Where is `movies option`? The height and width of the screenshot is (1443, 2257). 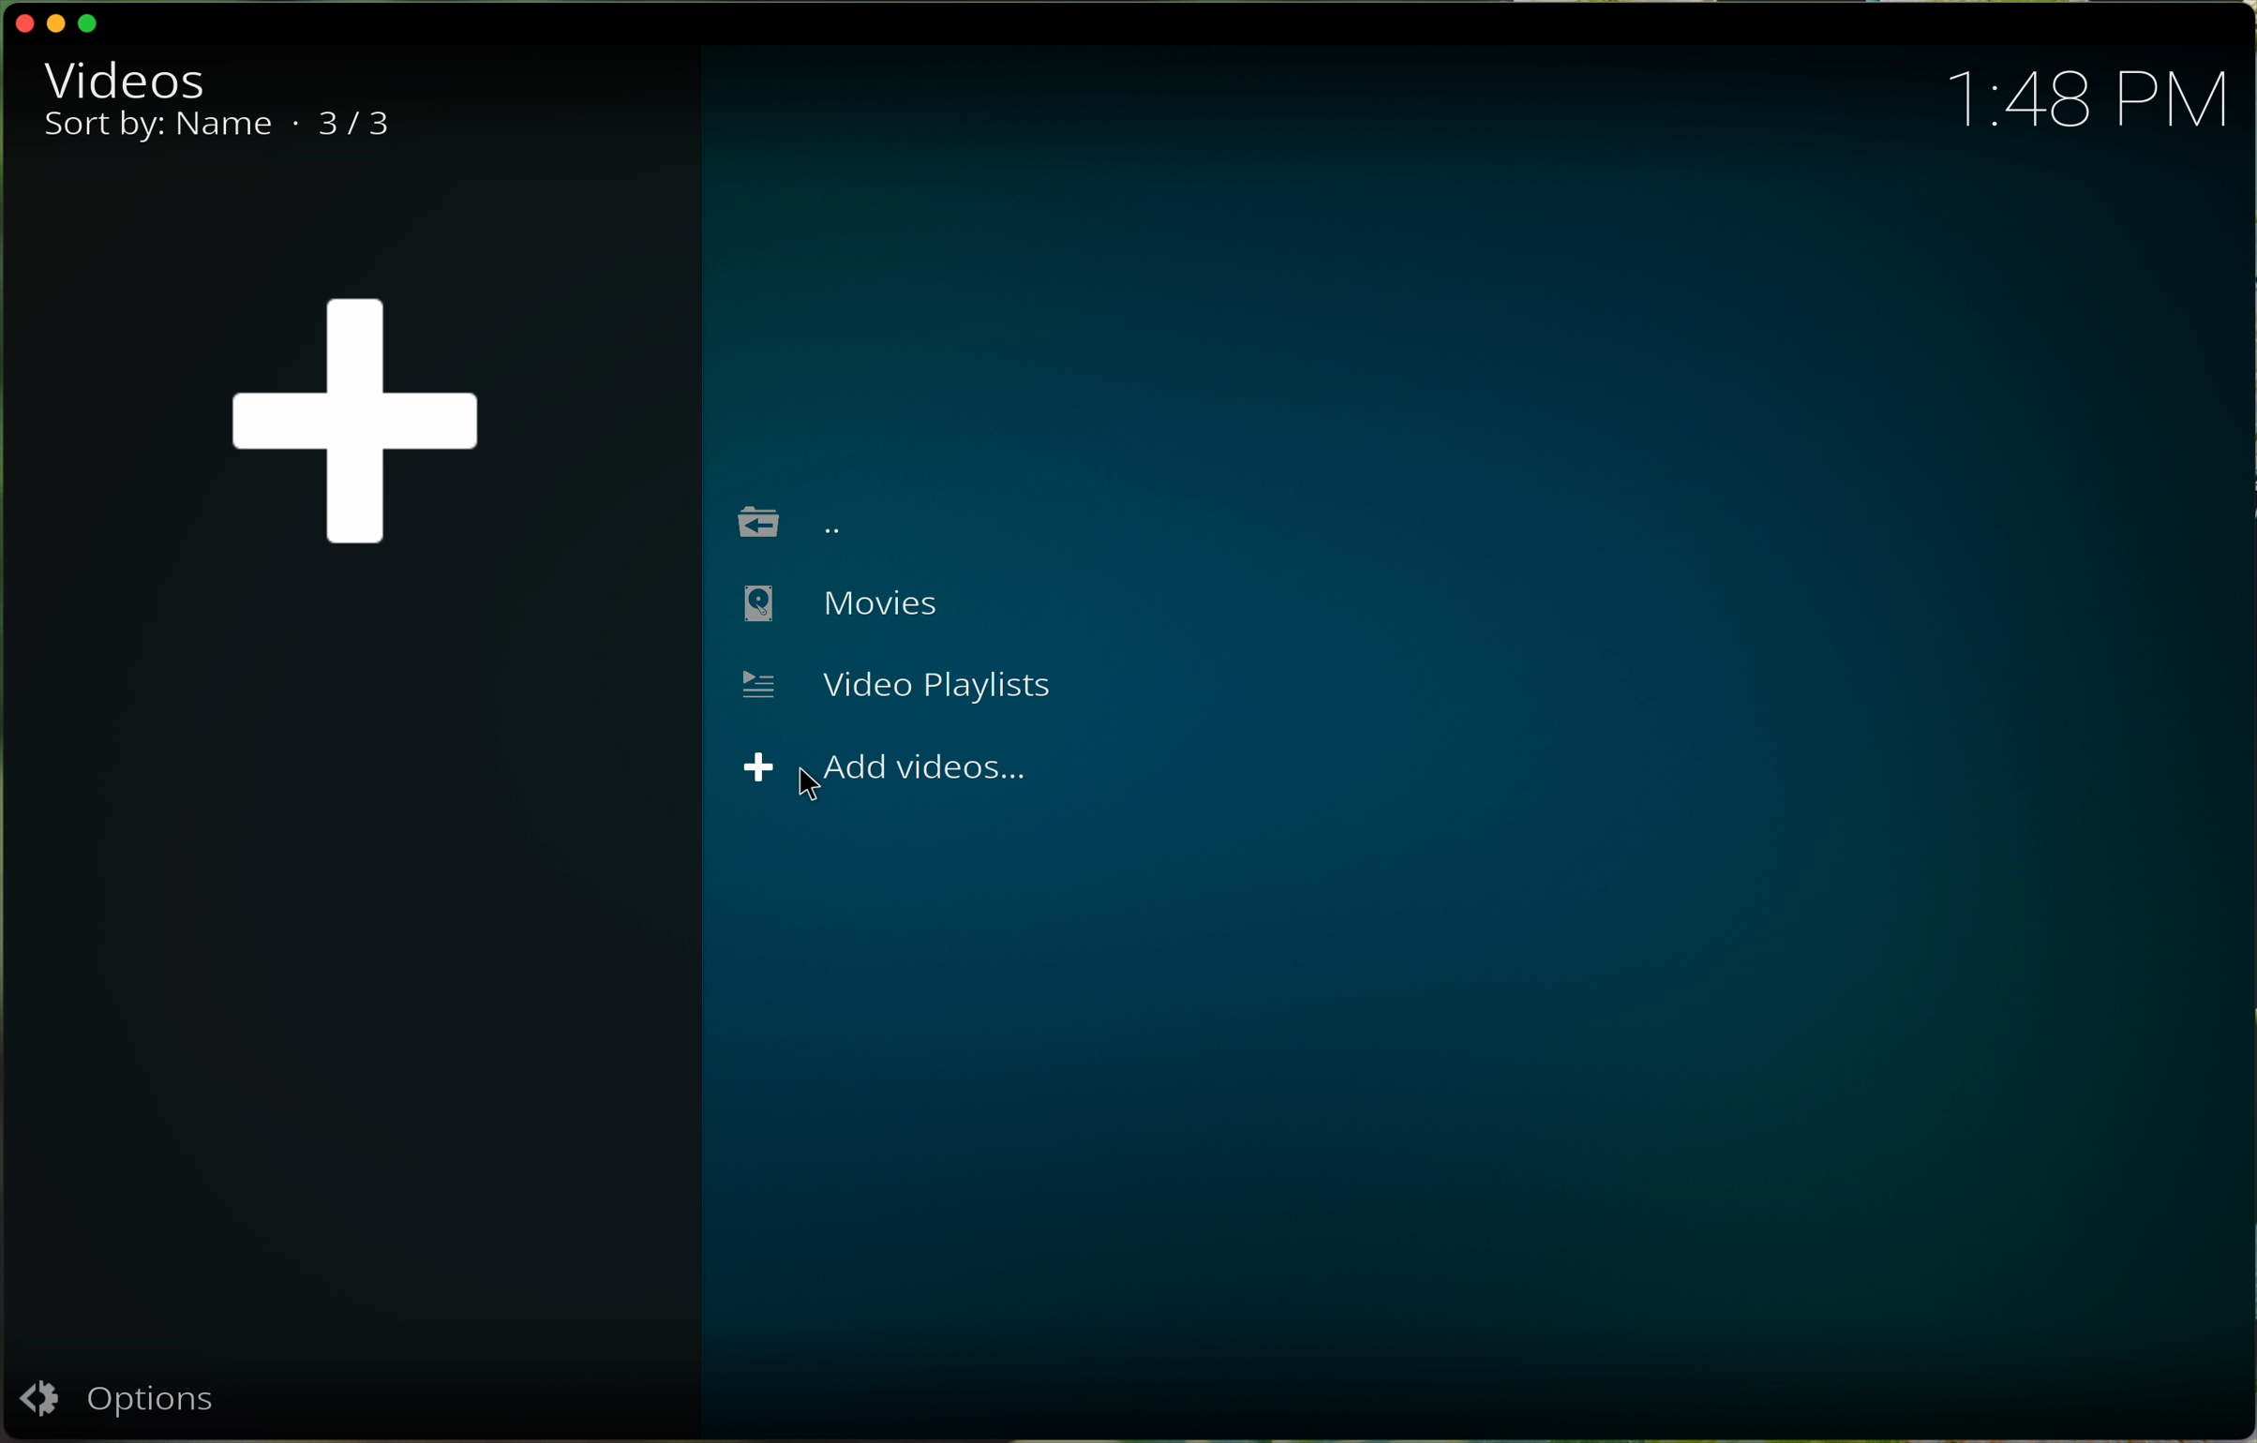 movies option is located at coordinates (836, 608).